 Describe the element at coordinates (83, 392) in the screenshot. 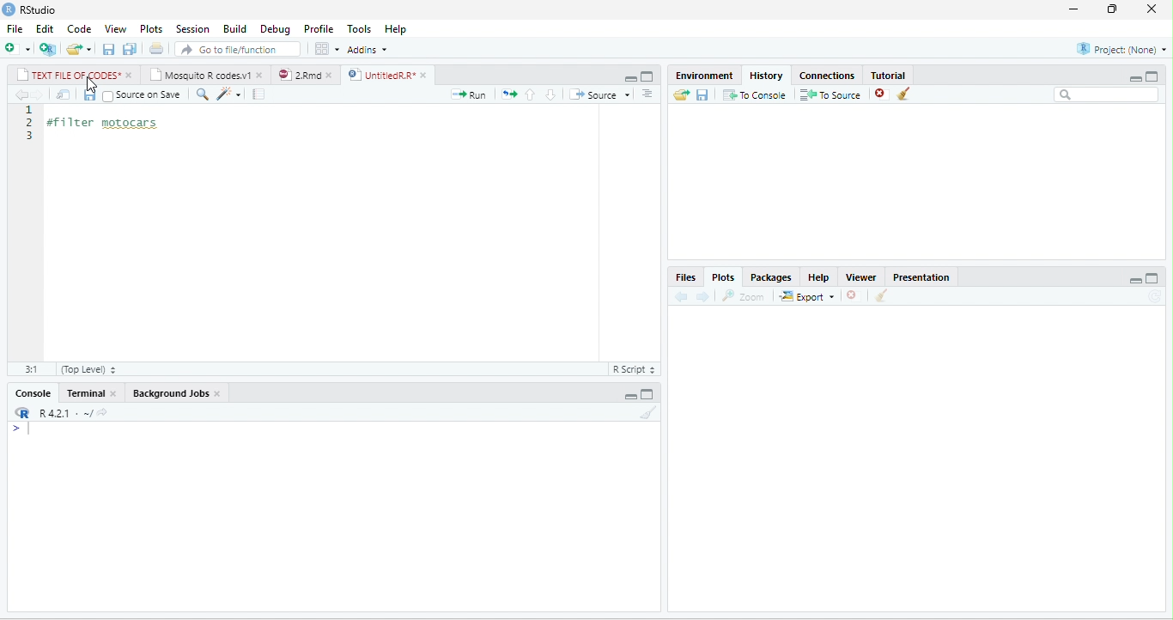

I see `Terminal` at that location.